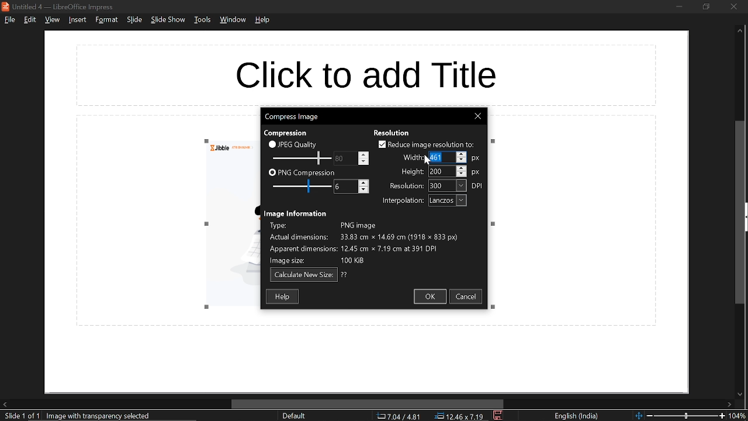 The height and width of the screenshot is (421, 748). Describe the element at coordinates (364, 161) in the screenshot. I see `Decrease ` at that location.